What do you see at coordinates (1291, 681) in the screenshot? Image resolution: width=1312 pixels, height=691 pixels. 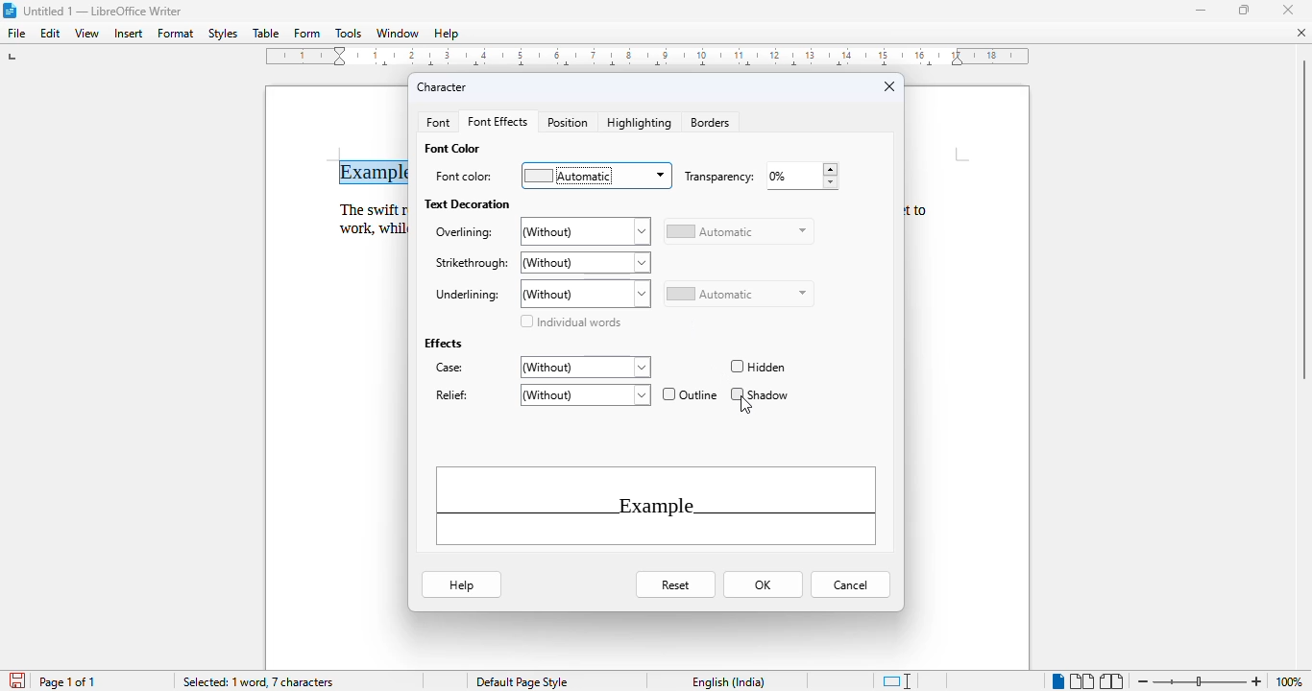 I see `100% (zoom level)` at bounding box center [1291, 681].